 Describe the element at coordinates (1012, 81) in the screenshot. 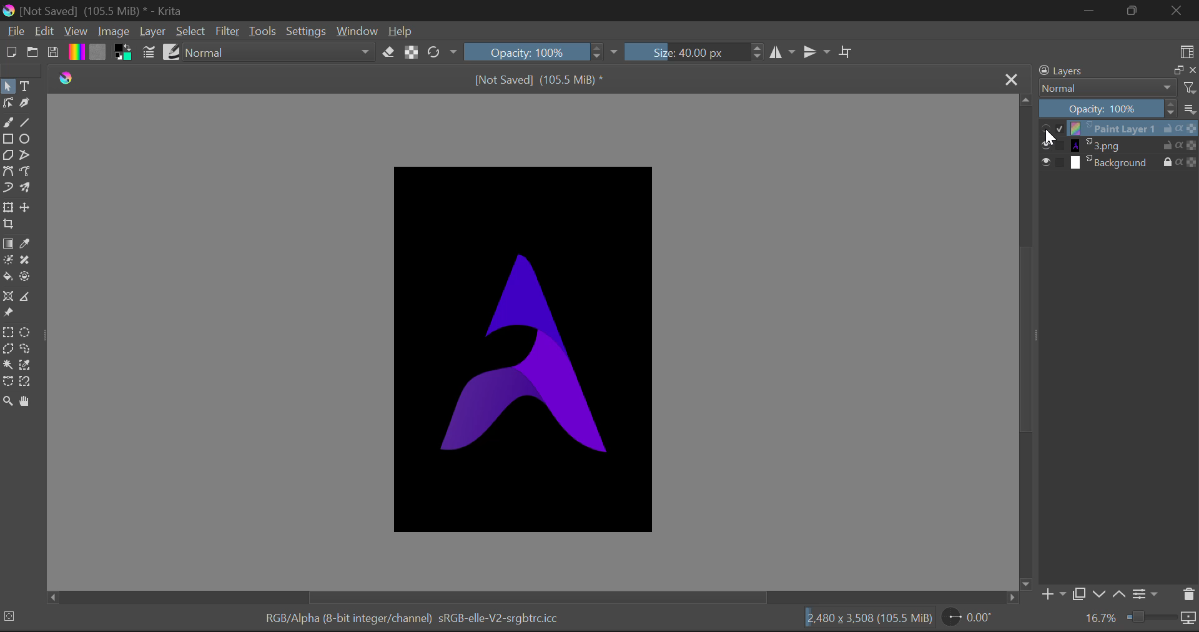

I see `Close` at that location.